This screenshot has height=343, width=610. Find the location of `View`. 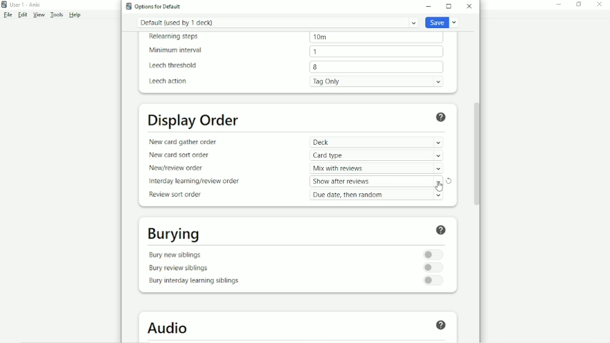

View is located at coordinates (39, 15).